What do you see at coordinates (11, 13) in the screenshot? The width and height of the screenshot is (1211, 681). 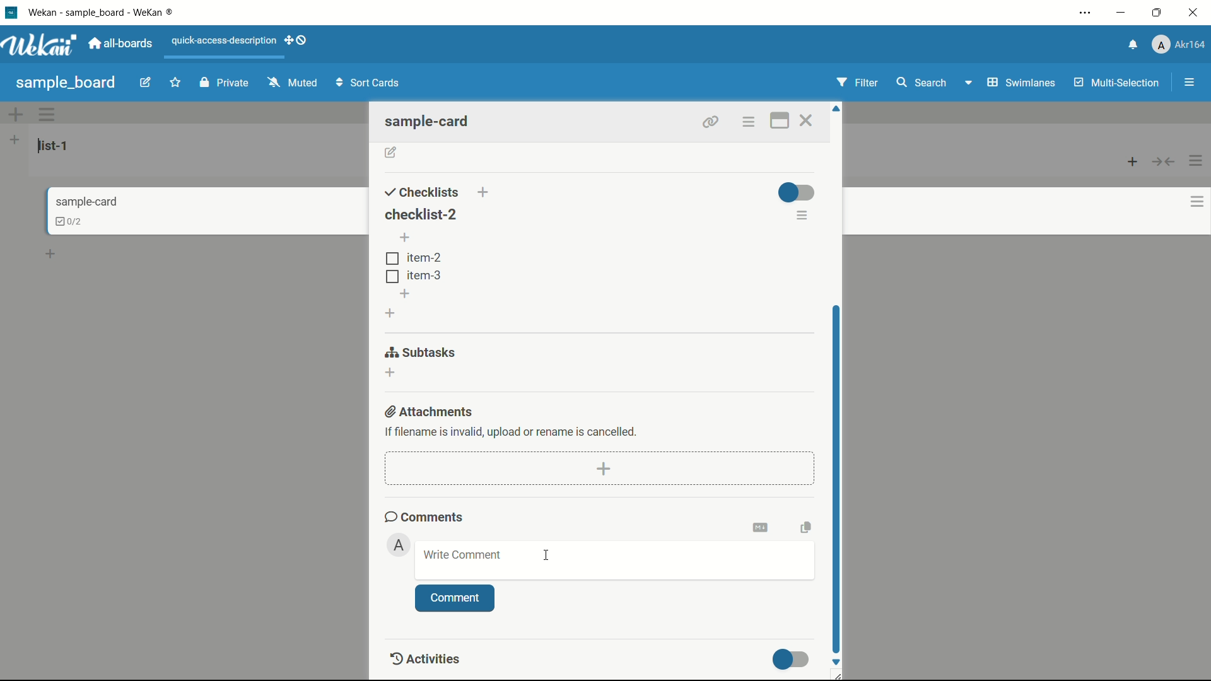 I see `app icon` at bounding box center [11, 13].